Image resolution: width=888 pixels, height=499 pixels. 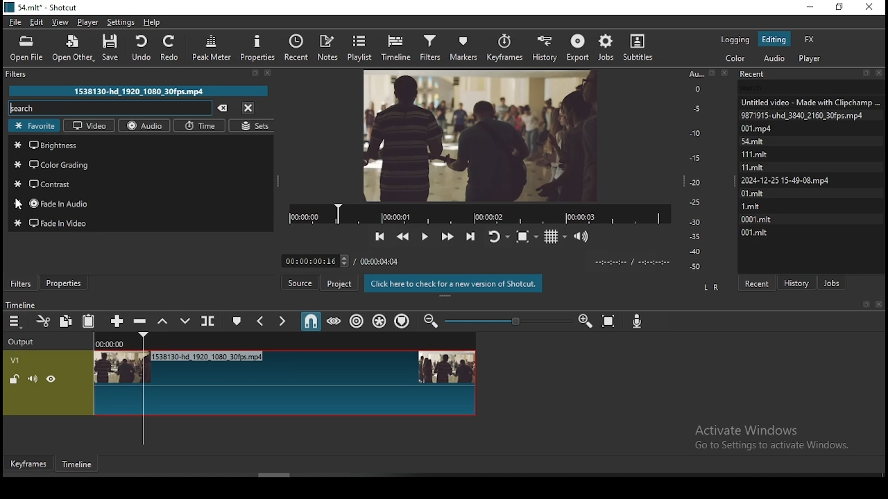 What do you see at coordinates (397, 47) in the screenshot?
I see `timeline` at bounding box center [397, 47].